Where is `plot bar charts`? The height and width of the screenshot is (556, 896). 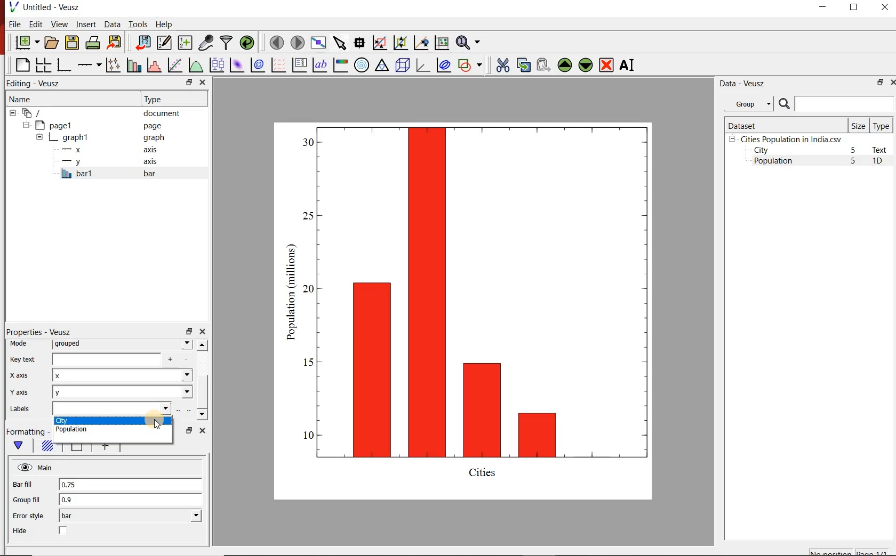
plot bar charts is located at coordinates (132, 65).